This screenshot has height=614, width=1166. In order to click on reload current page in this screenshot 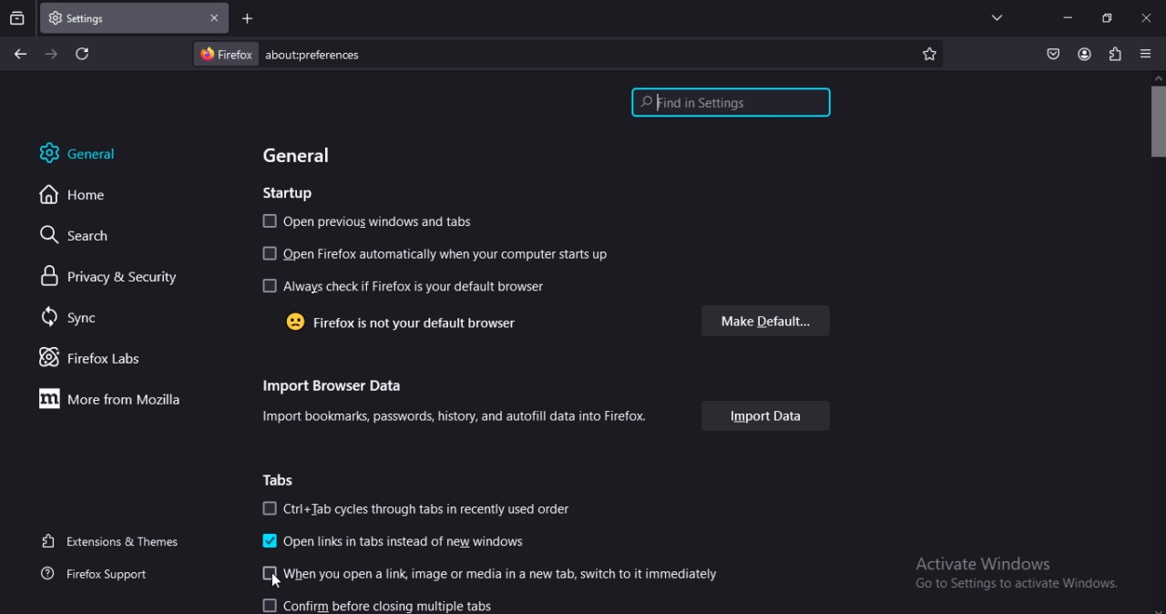, I will do `click(81, 54)`.